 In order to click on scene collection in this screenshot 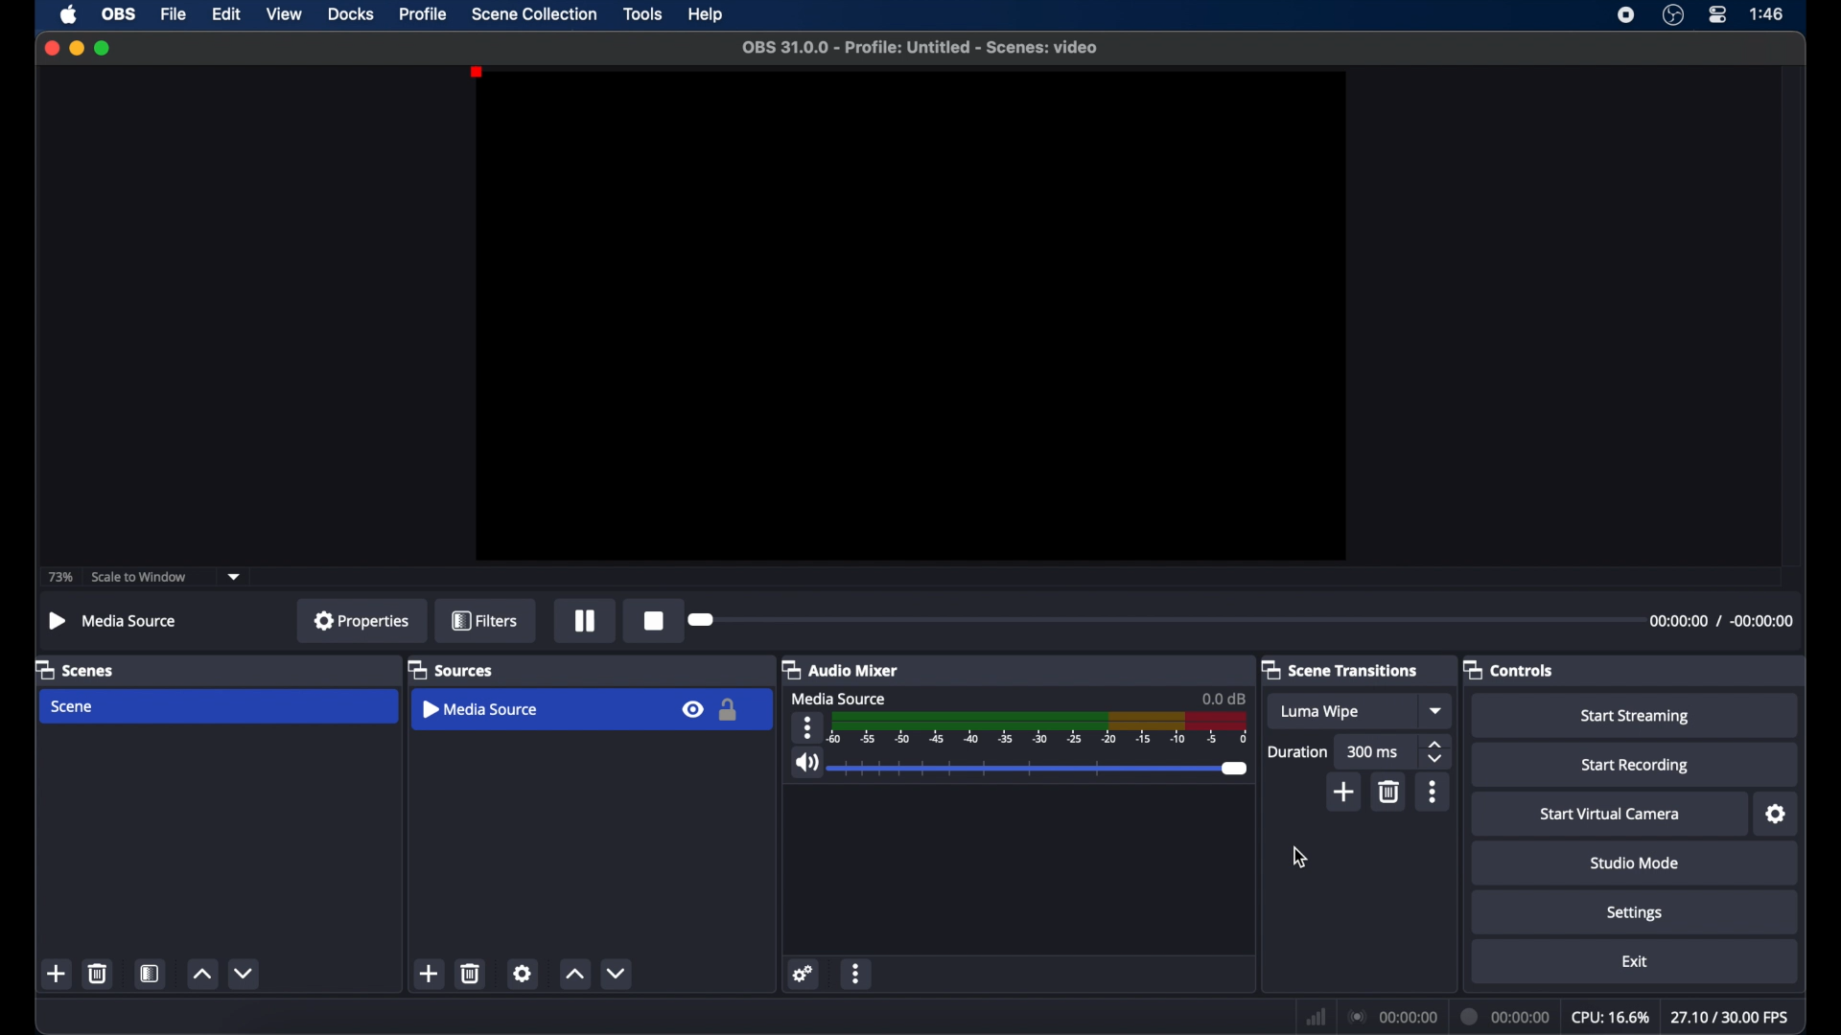, I will do `click(536, 14)`.